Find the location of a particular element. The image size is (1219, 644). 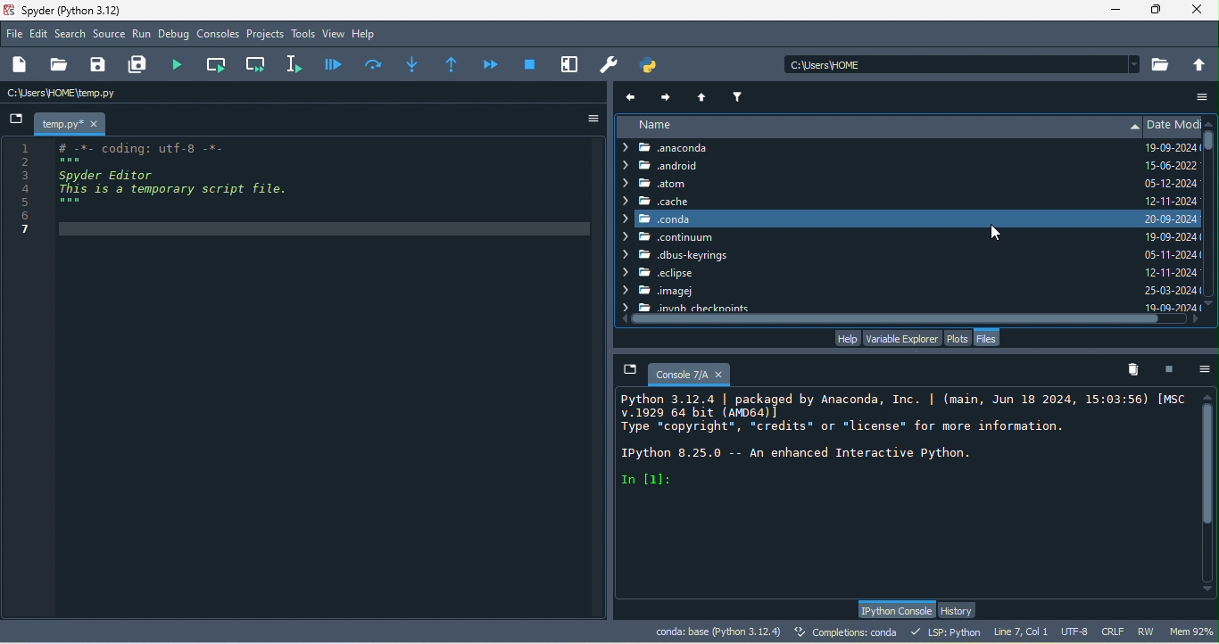

execute current line  is located at coordinates (375, 63).